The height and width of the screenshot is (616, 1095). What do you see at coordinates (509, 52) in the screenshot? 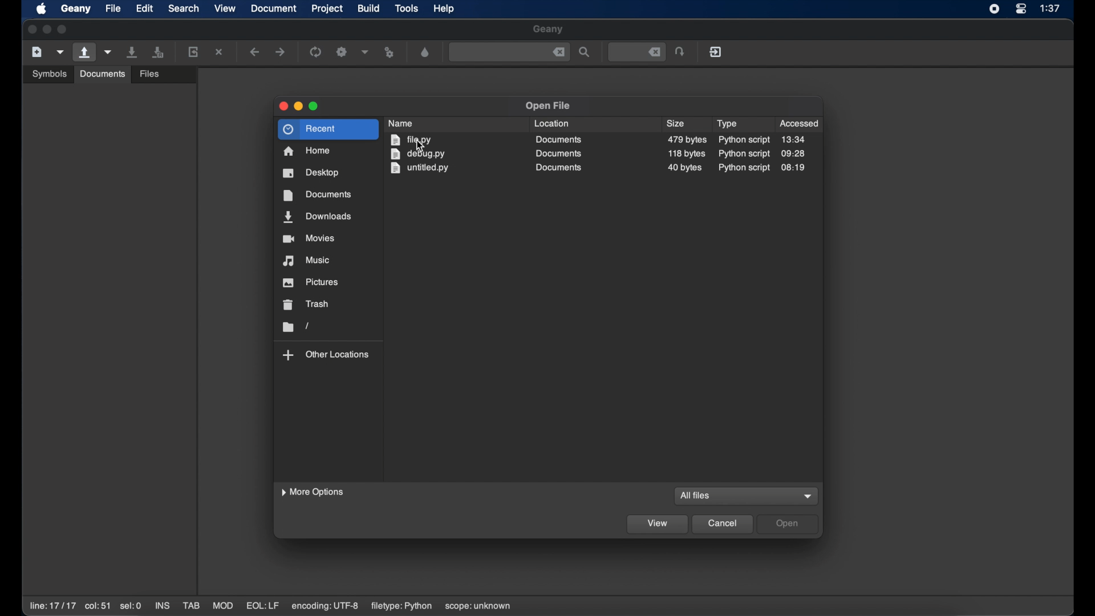
I see `find the entered text in the current file` at bounding box center [509, 52].